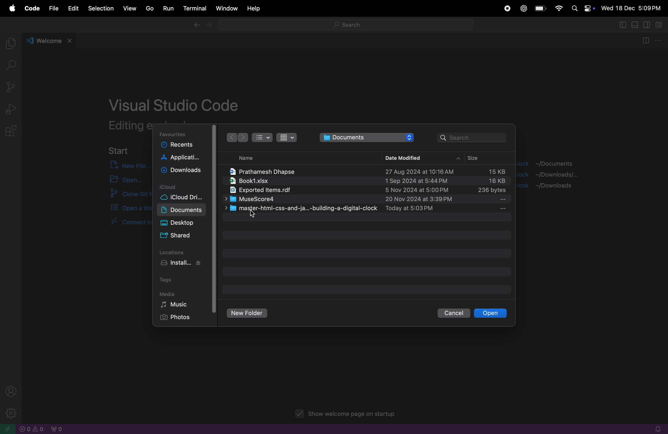 The image size is (668, 434). What do you see at coordinates (124, 208) in the screenshot?
I see `open walk through` at bounding box center [124, 208].